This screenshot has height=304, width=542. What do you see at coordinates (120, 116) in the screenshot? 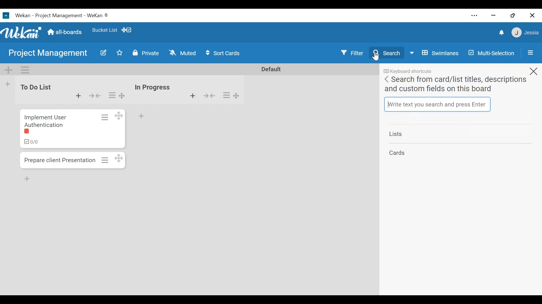
I see `Desktop drag handles` at bounding box center [120, 116].